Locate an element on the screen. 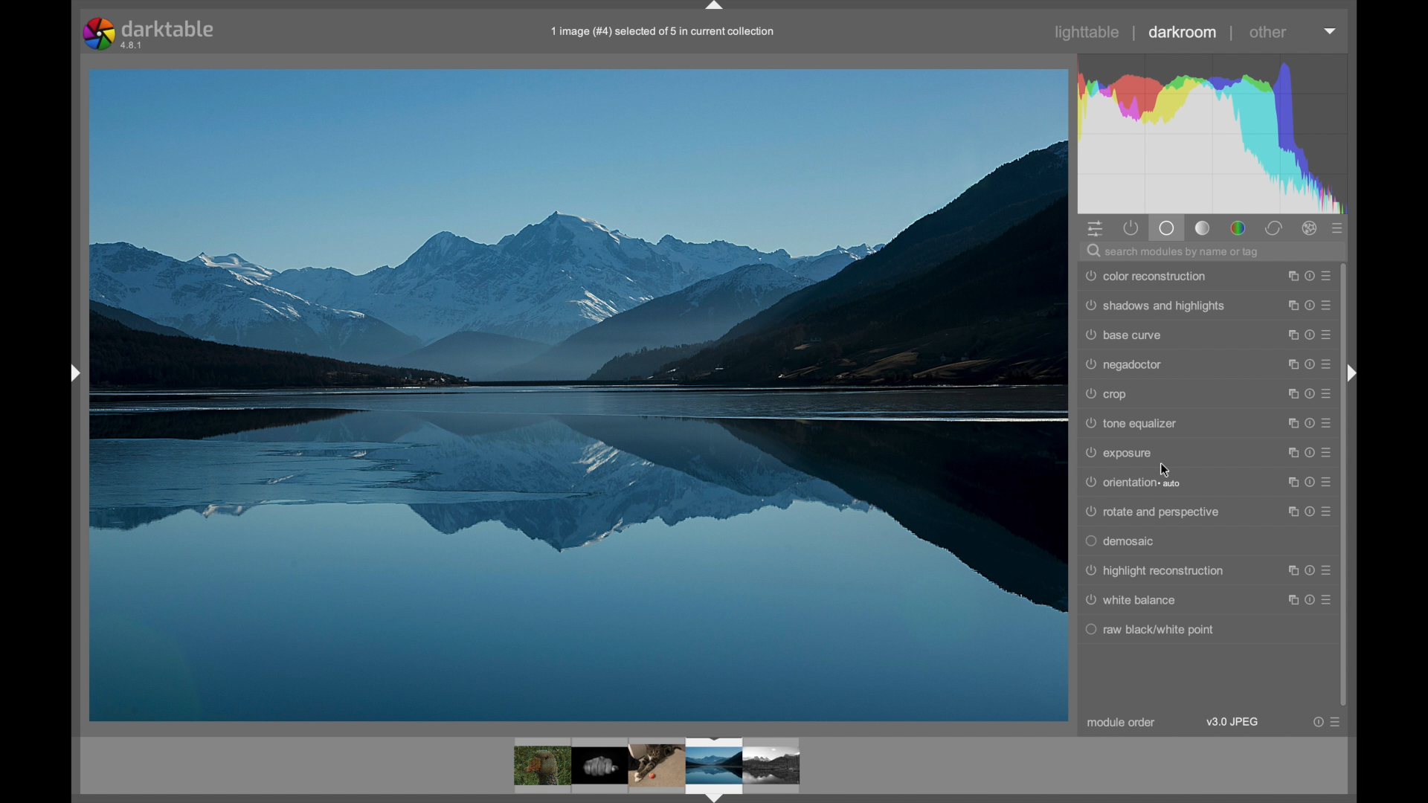 The width and height of the screenshot is (1428, 803). shadows and highlights is located at coordinates (1154, 306).